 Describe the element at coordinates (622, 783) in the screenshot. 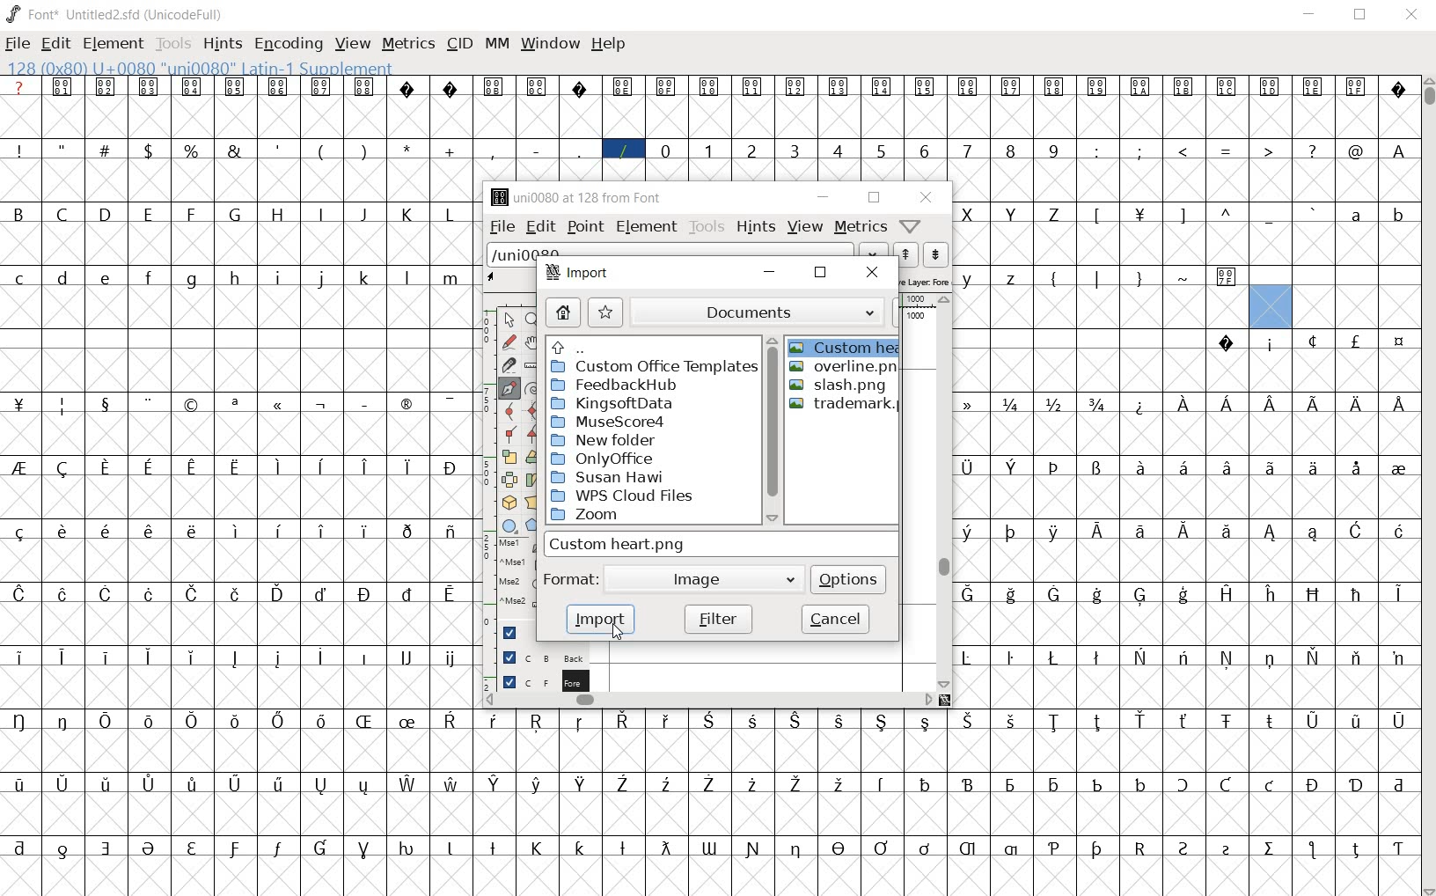

I see `glyph` at that location.